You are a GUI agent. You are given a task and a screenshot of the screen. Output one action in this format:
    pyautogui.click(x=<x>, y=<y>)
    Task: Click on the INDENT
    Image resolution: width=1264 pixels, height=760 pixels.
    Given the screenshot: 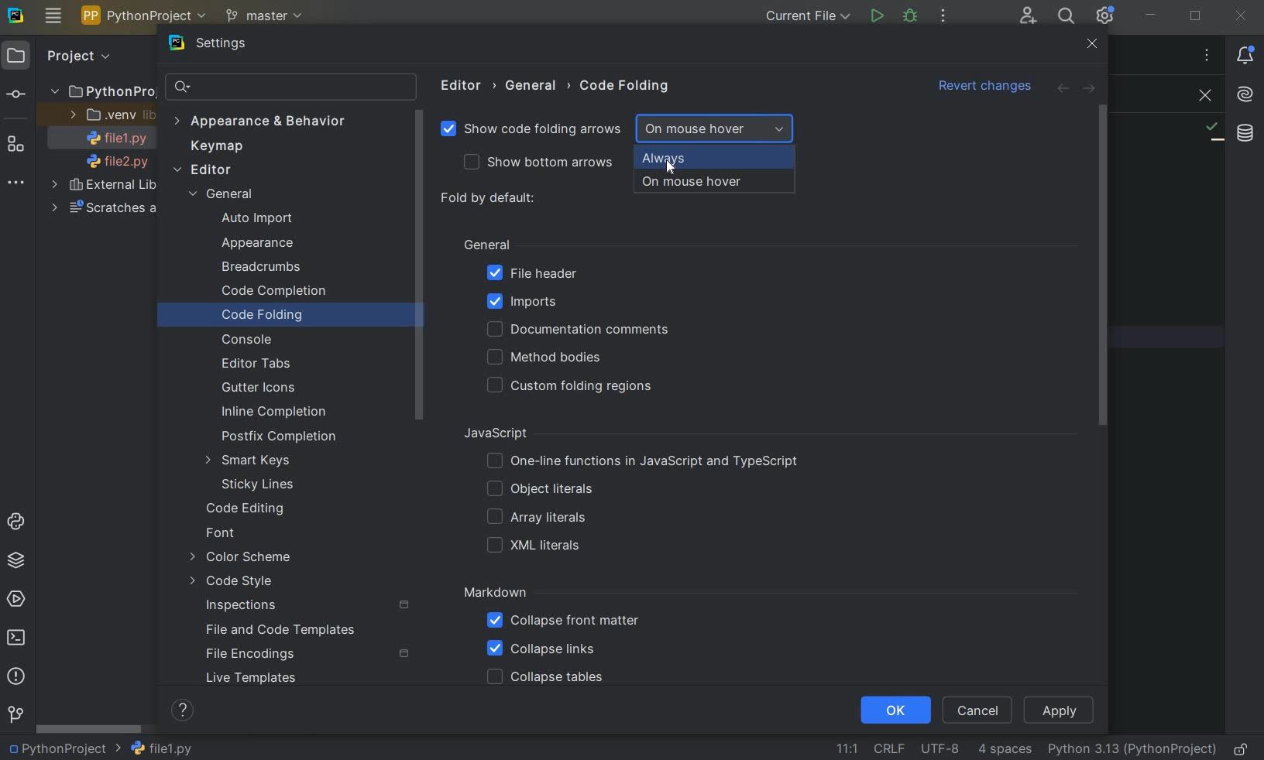 What is the action you would take?
    pyautogui.click(x=1004, y=750)
    